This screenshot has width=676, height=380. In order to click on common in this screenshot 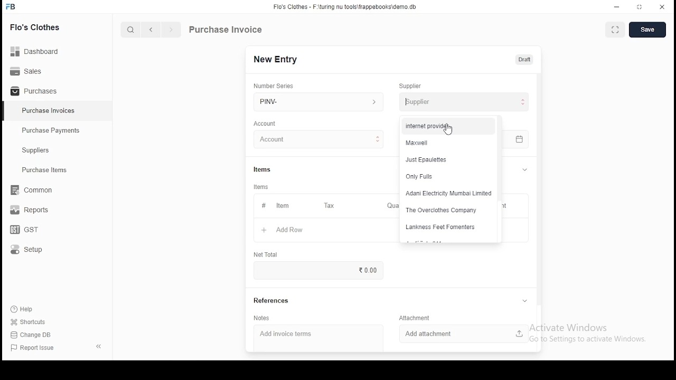, I will do `click(34, 190)`.